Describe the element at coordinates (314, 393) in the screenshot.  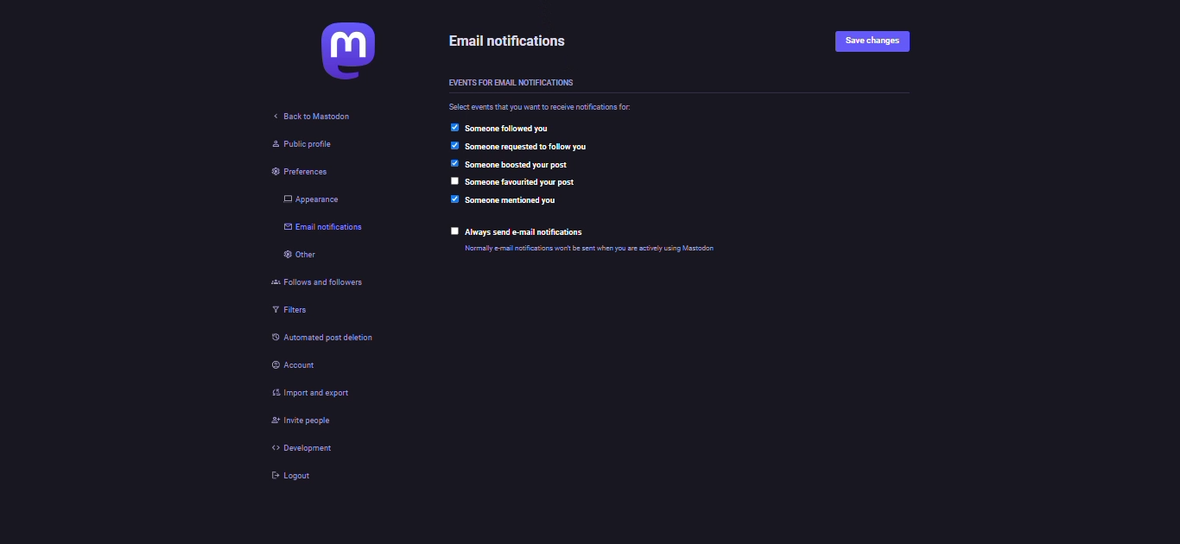
I see `import & export` at that location.